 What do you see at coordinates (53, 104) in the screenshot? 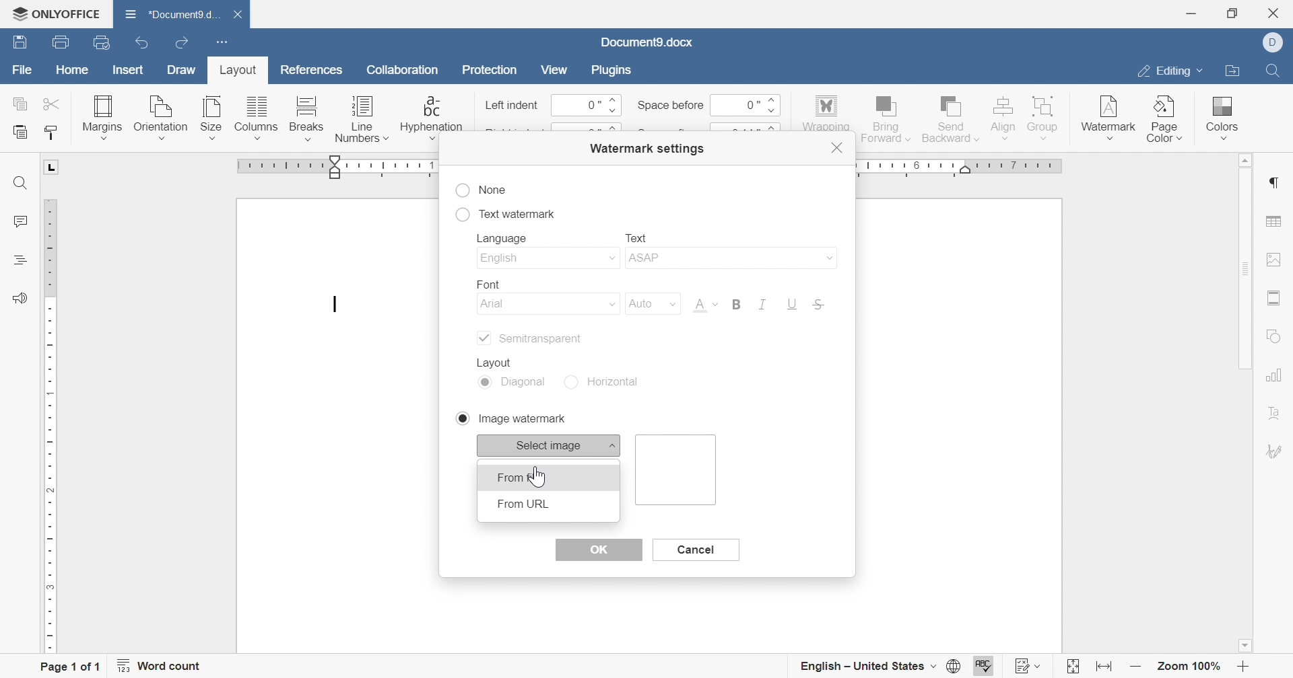
I see `cut` at bounding box center [53, 104].